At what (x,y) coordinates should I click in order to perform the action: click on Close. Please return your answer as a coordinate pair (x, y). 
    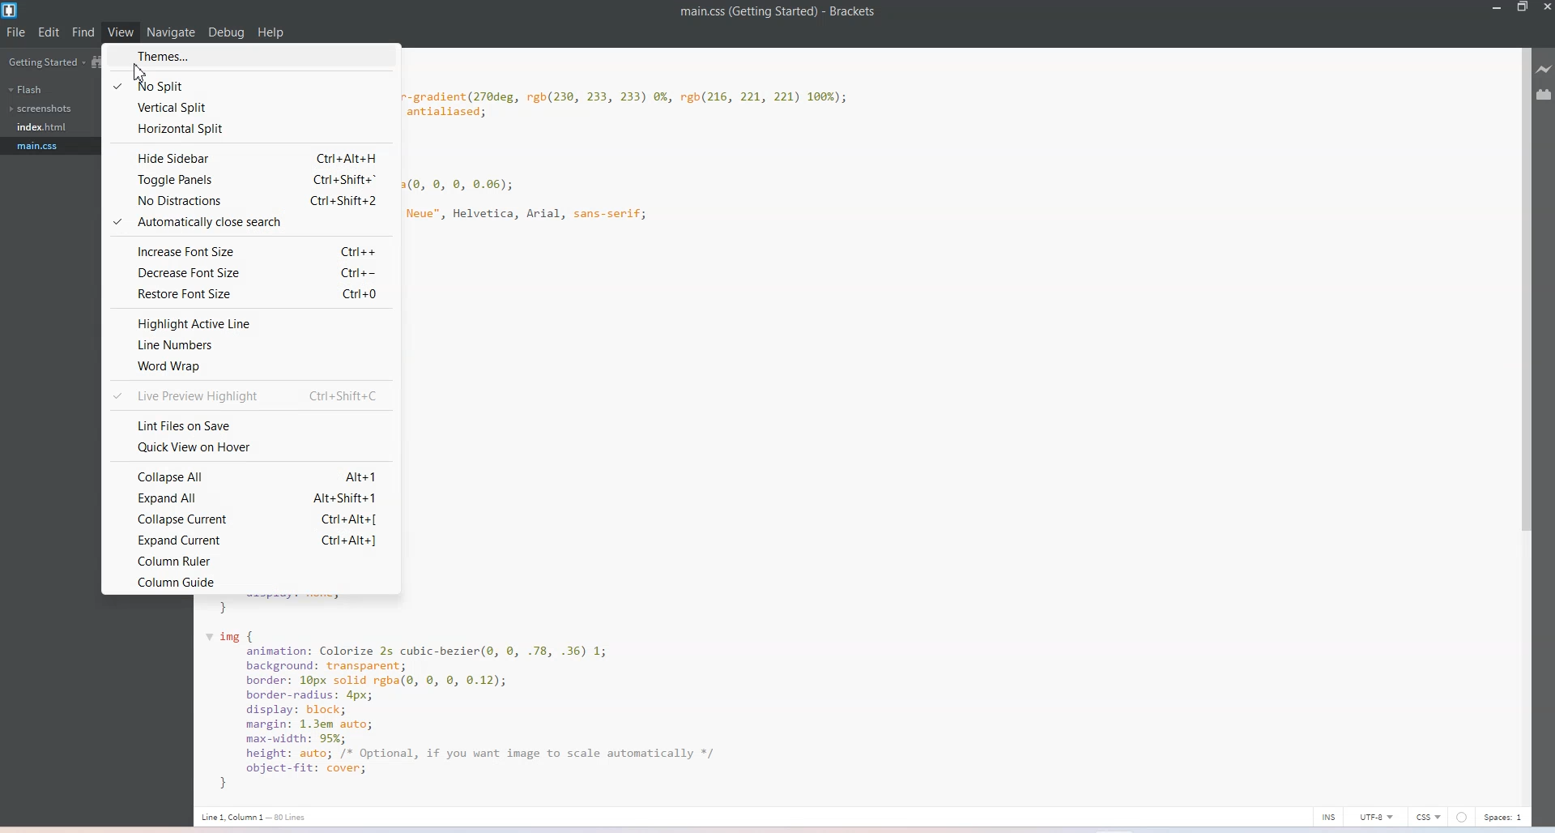
    Looking at the image, I should click on (1545, 8).